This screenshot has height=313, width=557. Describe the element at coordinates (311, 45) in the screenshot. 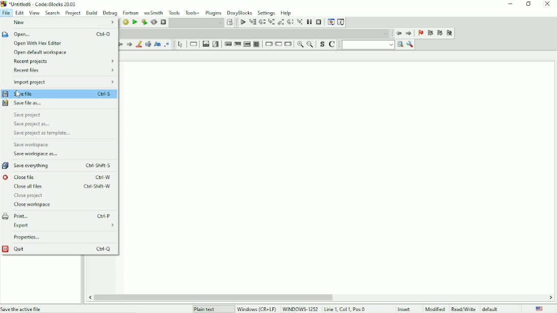

I see `Zoom out` at that location.